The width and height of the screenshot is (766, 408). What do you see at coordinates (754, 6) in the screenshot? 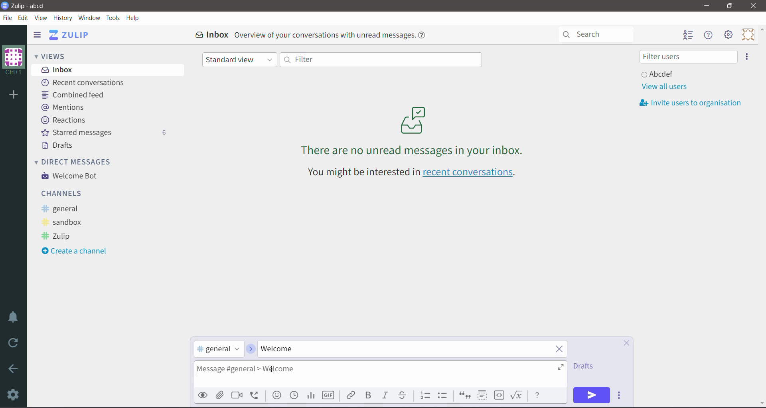
I see `Close` at bounding box center [754, 6].